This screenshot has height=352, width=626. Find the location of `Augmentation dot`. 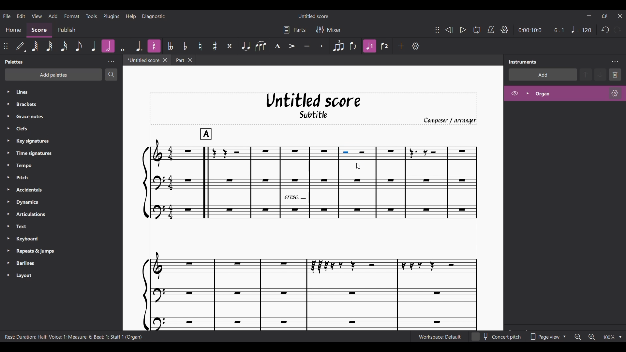

Augmentation dot is located at coordinates (139, 46).